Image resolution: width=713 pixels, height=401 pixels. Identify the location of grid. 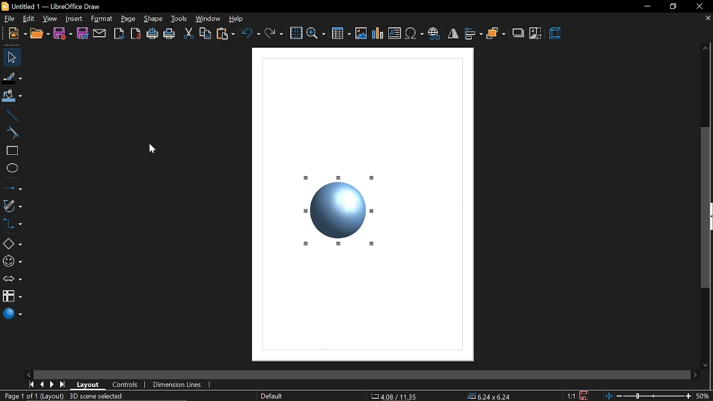
(296, 32).